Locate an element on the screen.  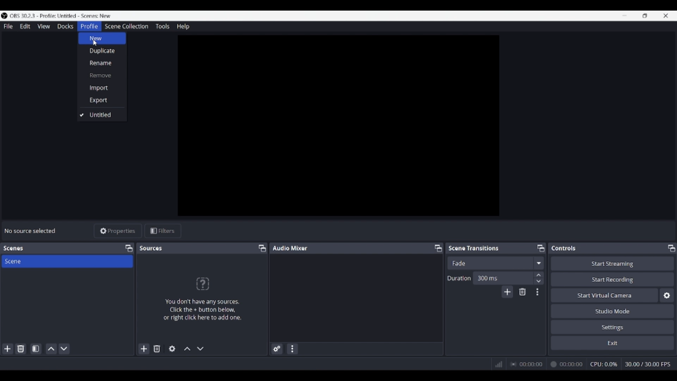
Import is located at coordinates (102, 88).